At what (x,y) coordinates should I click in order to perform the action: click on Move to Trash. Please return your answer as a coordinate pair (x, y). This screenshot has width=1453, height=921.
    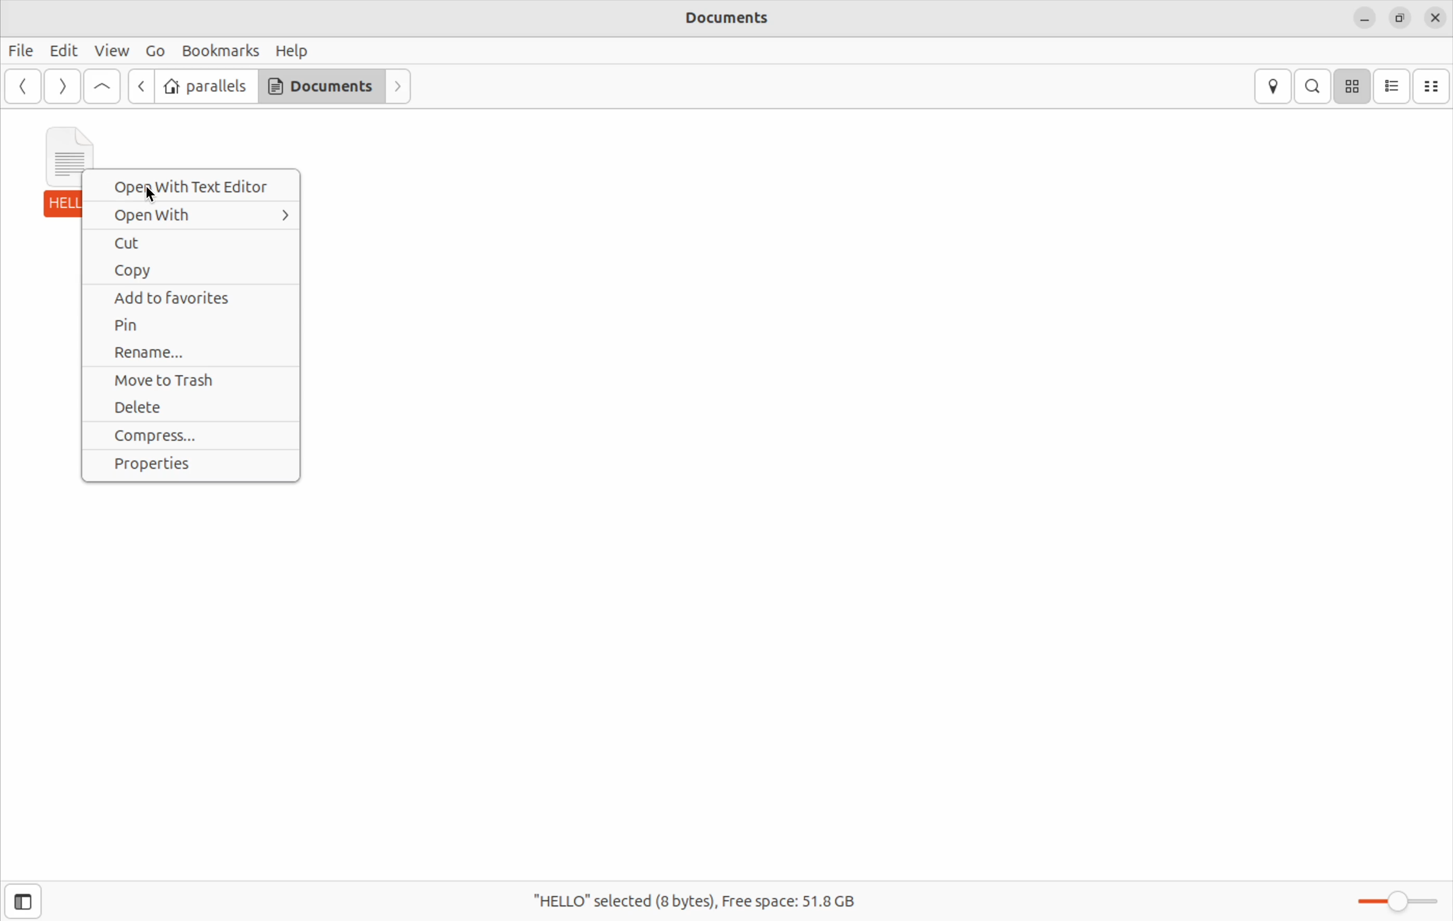
    Looking at the image, I should click on (184, 381).